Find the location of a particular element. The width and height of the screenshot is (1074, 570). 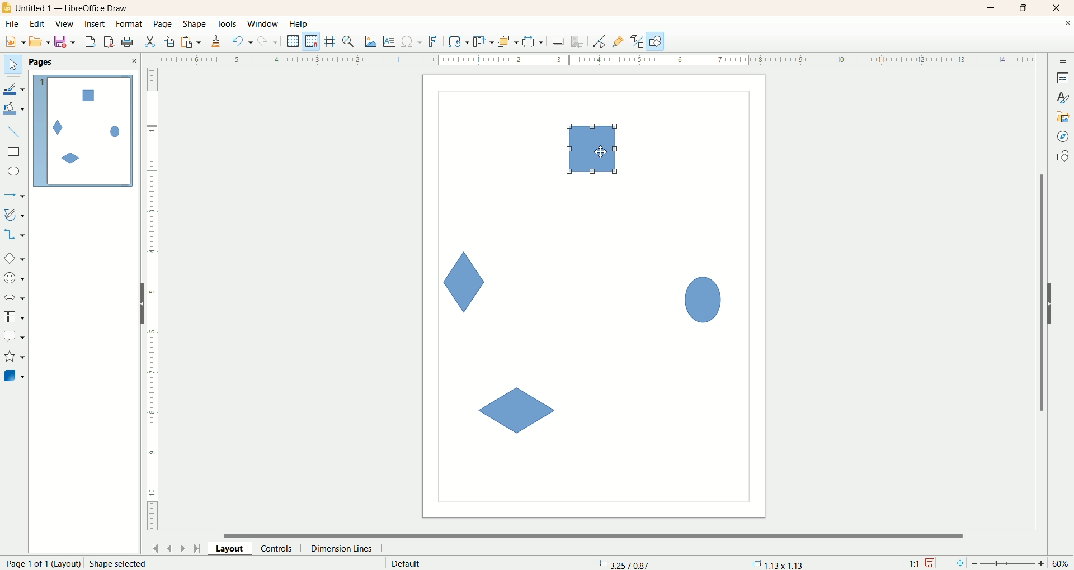

print is located at coordinates (110, 41).